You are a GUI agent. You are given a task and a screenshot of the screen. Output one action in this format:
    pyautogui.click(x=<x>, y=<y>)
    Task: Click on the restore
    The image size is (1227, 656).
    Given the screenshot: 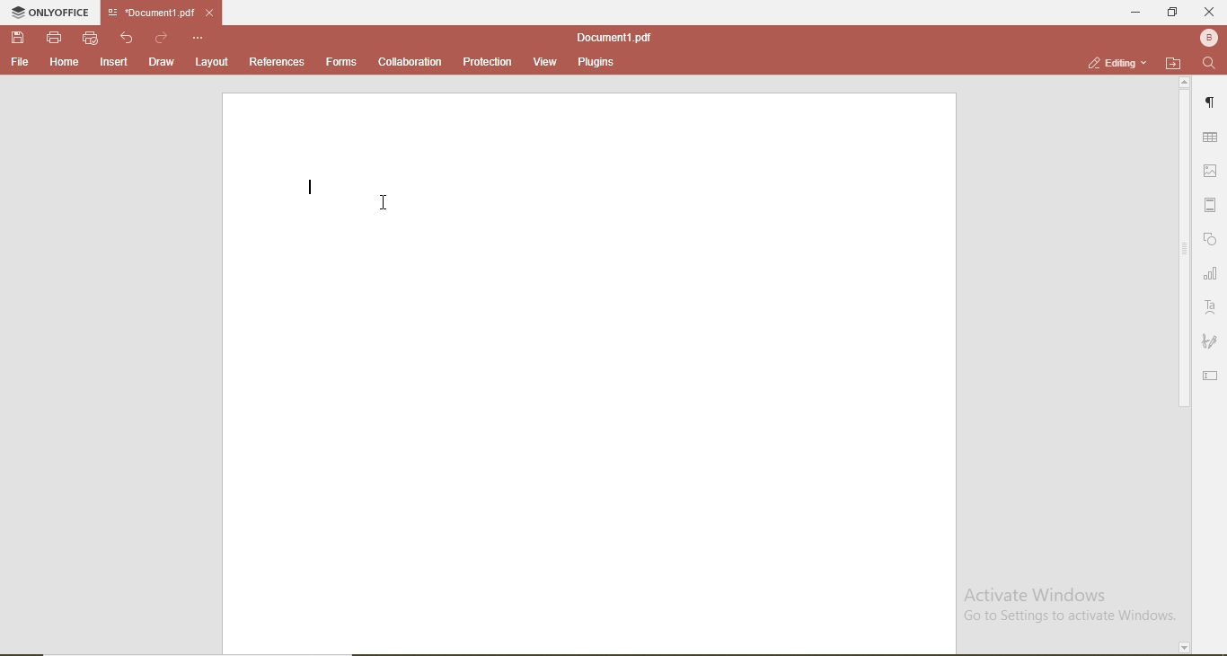 What is the action you would take?
    pyautogui.click(x=1175, y=14)
    